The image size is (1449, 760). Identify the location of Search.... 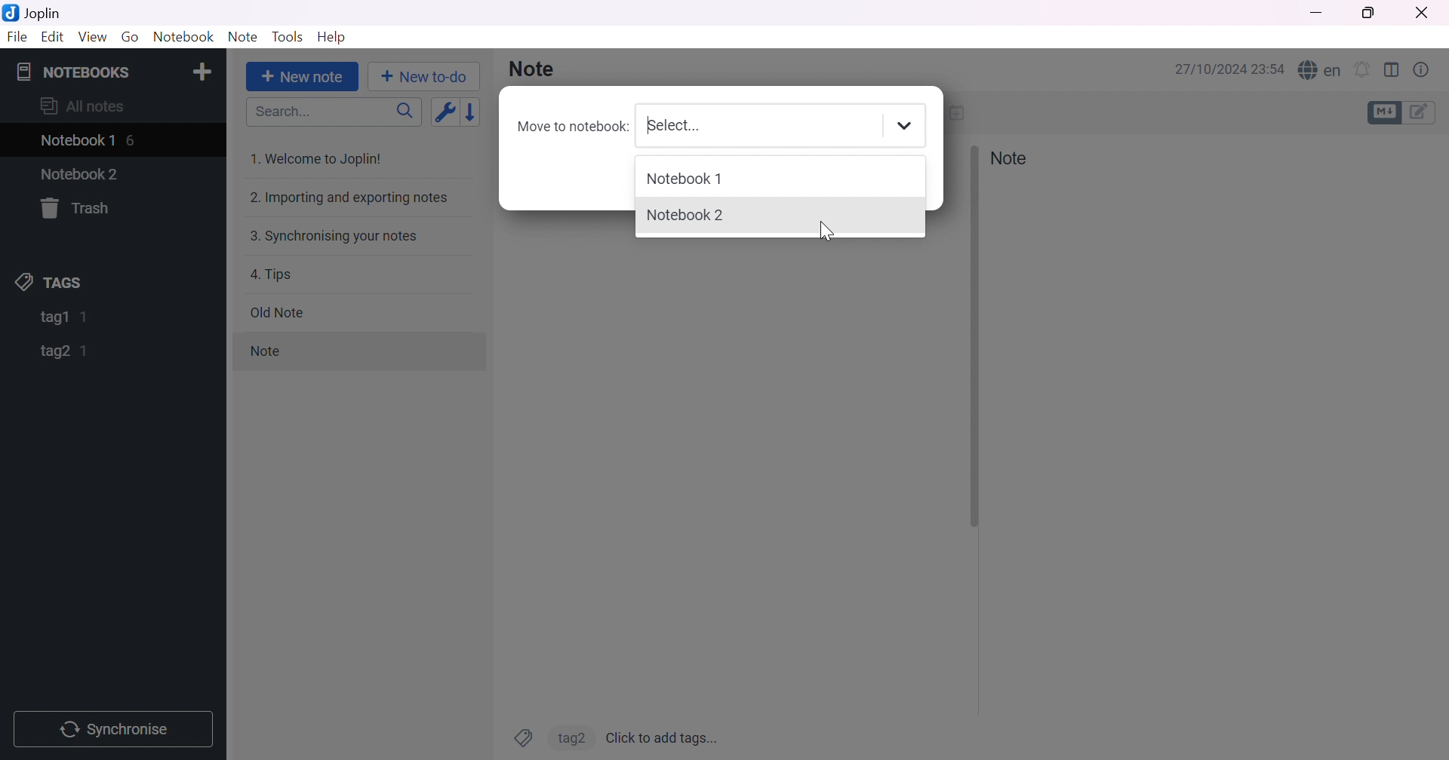
(279, 113).